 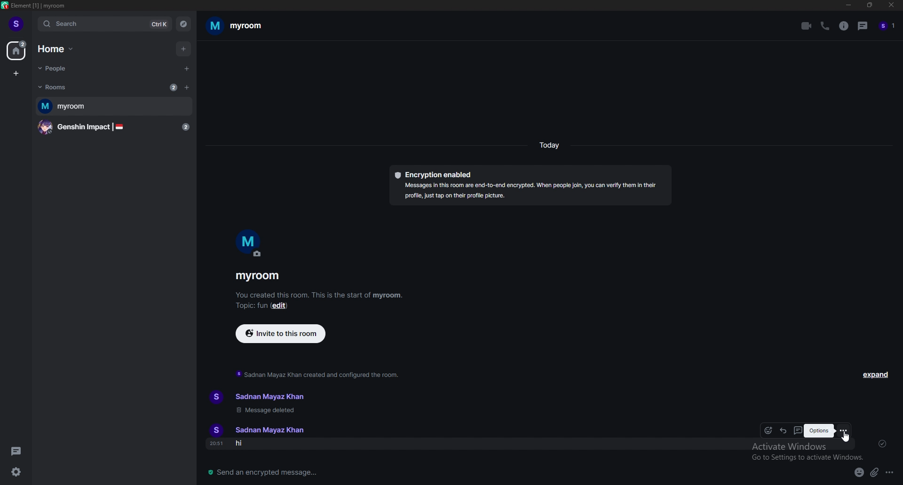 What do you see at coordinates (769, 430) in the screenshot?
I see `react` at bounding box center [769, 430].